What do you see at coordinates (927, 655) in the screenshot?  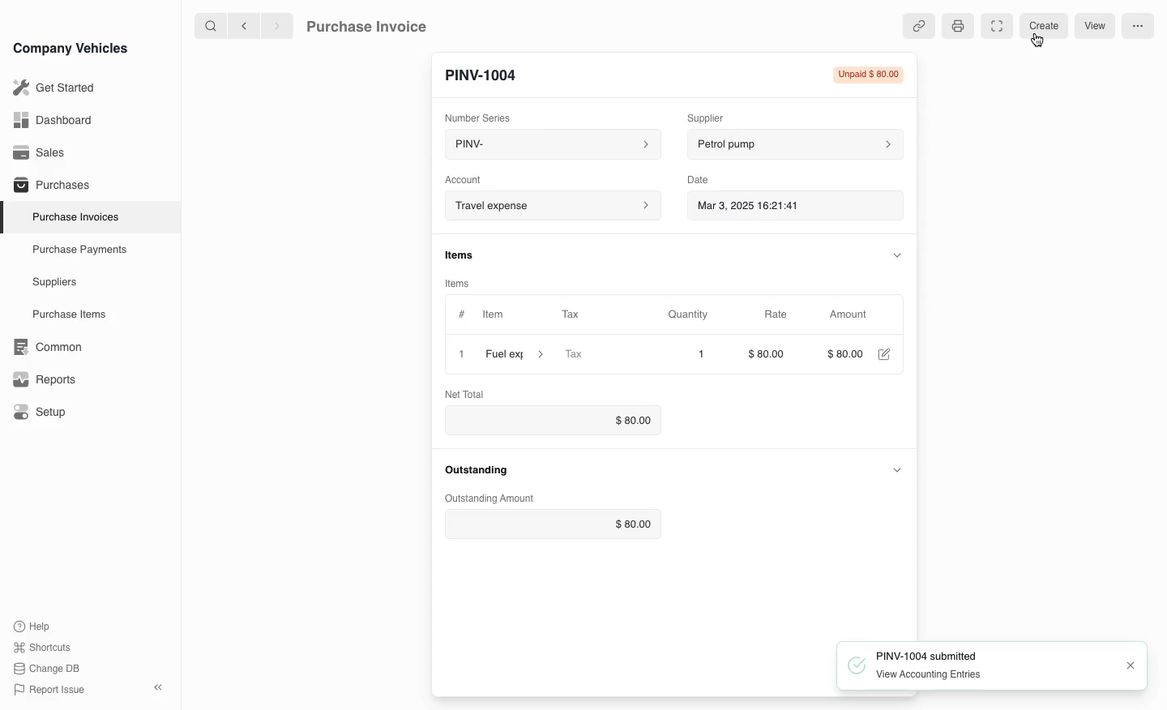 I see `PINV-1004 submitted` at bounding box center [927, 655].